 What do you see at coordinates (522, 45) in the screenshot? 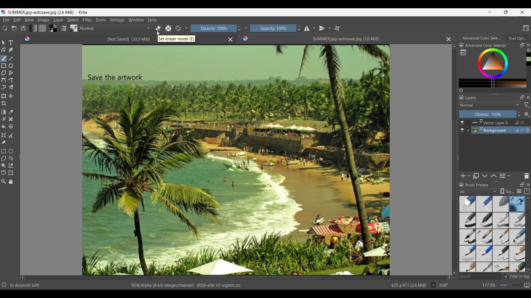
I see `Float panel` at bounding box center [522, 45].